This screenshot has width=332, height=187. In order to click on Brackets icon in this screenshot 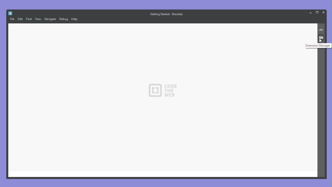, I will do `click(11, 14)`.